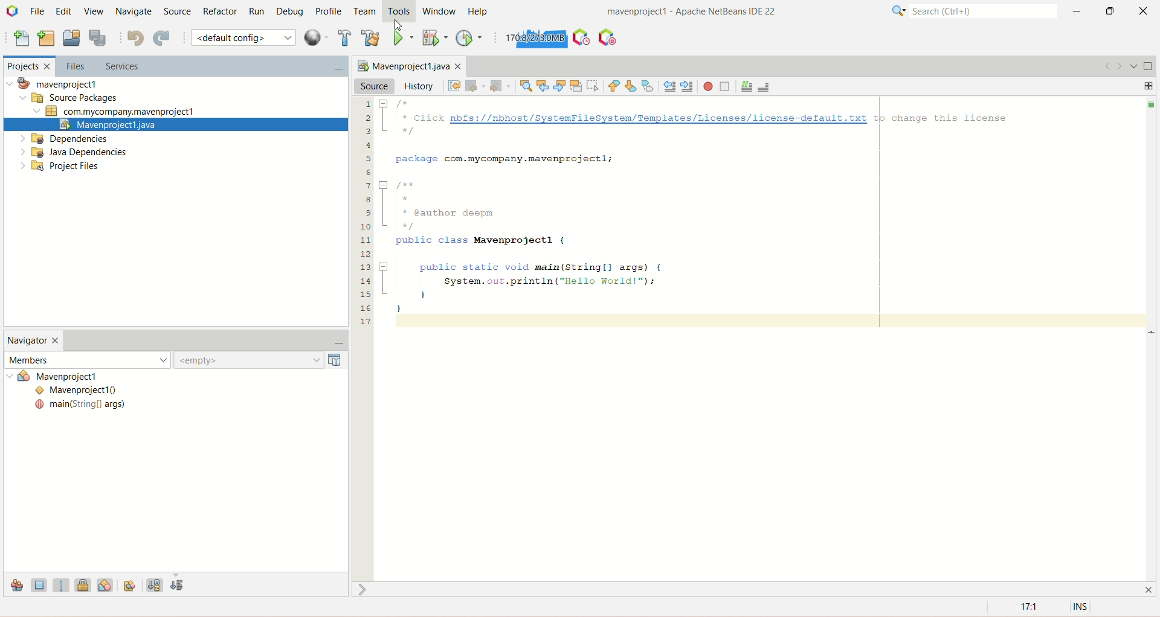  Describe the element at coordinates (243, 37) in the screenshot. I see `default configuration` at that location.